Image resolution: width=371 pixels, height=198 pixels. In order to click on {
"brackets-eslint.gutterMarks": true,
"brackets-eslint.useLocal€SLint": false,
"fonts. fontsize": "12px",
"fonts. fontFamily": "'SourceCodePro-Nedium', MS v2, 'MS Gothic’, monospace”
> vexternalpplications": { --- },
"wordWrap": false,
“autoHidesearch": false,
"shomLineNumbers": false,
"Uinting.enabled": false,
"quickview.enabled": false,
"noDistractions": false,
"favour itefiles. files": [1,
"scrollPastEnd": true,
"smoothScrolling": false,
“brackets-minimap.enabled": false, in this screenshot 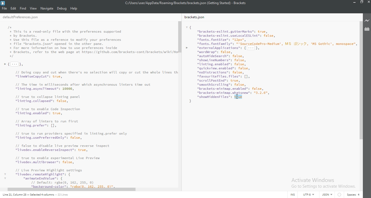, I will do `click(269, 64)`.